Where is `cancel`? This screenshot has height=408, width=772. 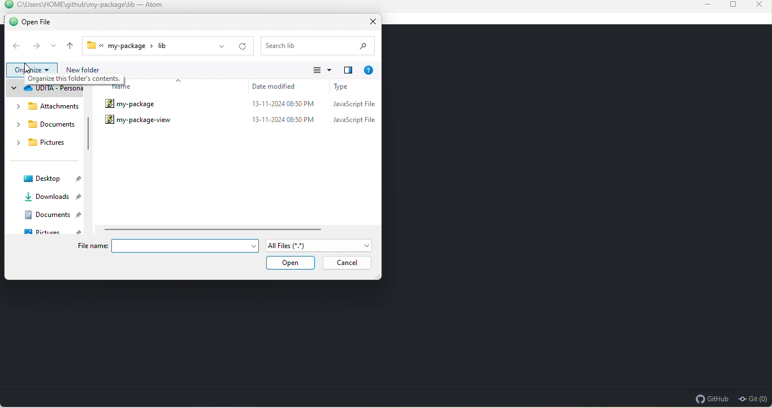 cancel is located at coordinates (345, 263).